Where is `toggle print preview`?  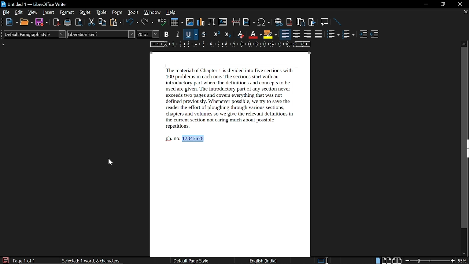
toggle print preview is located at coordinates (78, 22).